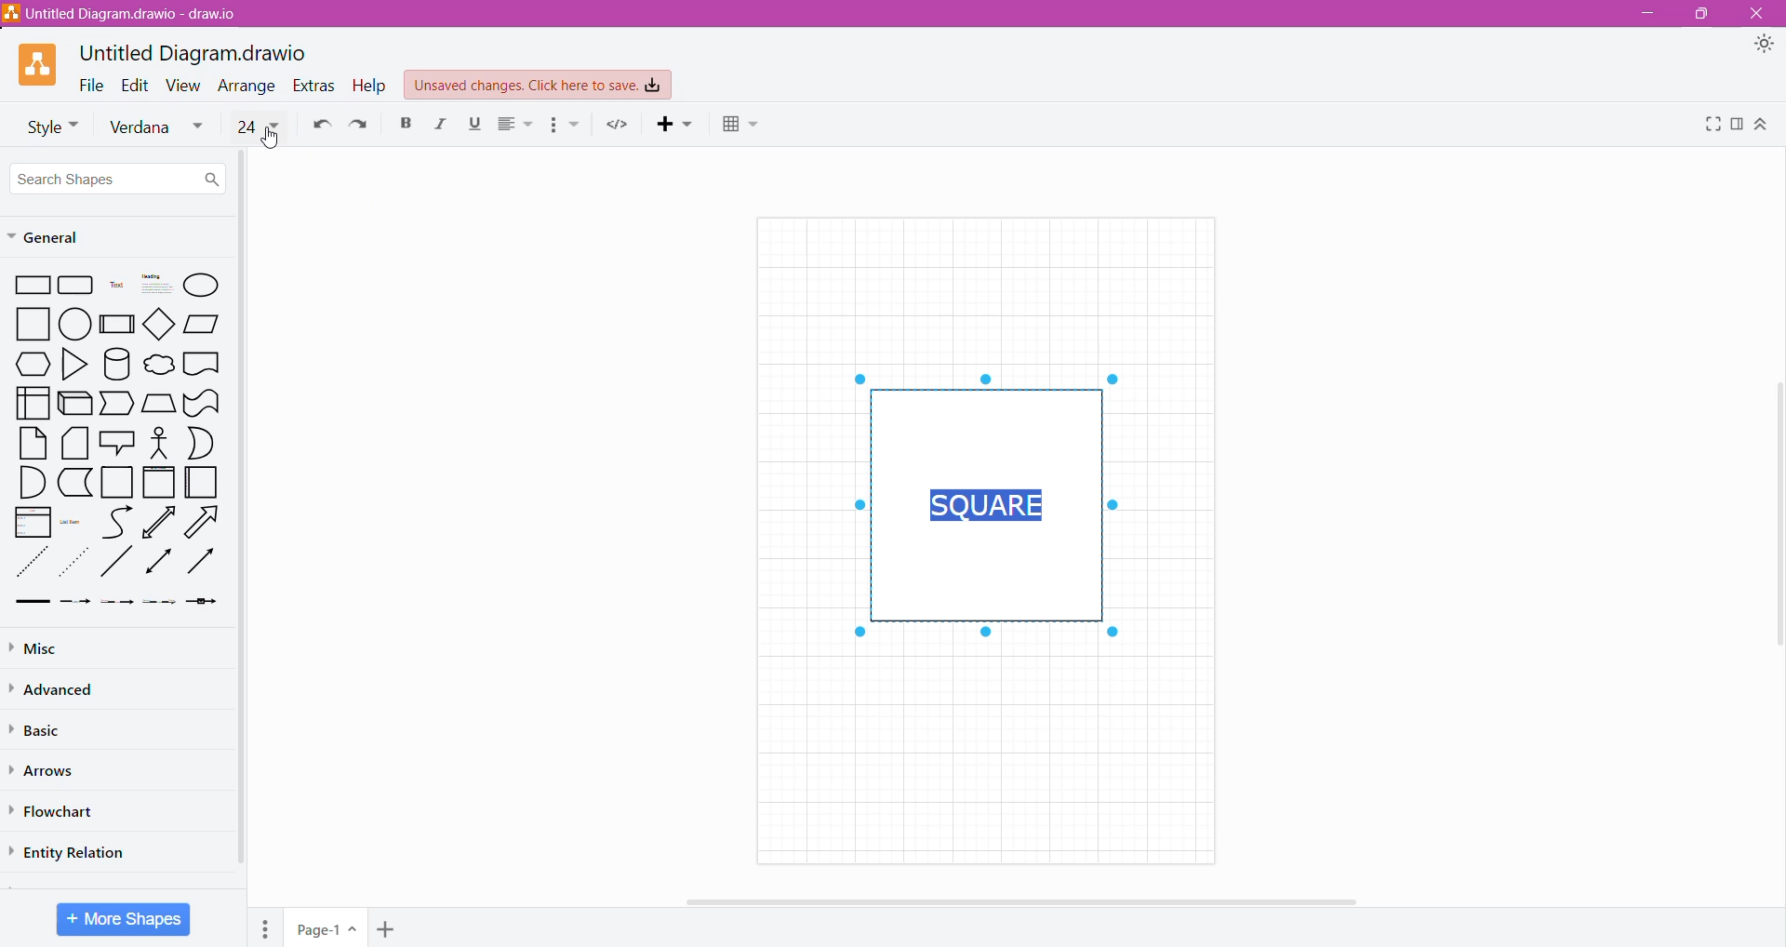  Describe the element at coordinates (47, 648) in the screenshot. I see `Misc` at that location.